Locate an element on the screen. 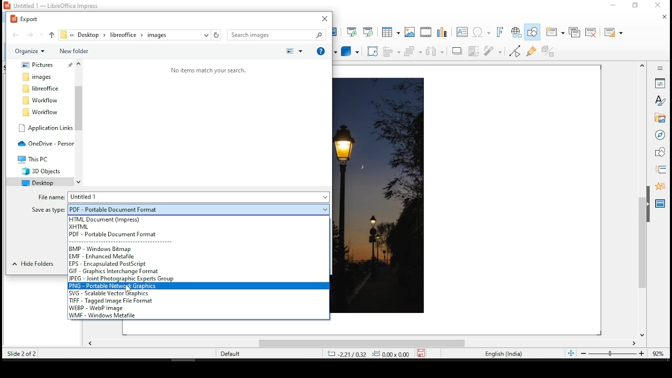 The width and height of the screenshot is (672, 378). start from first slide is located at coordinates (352, 31).